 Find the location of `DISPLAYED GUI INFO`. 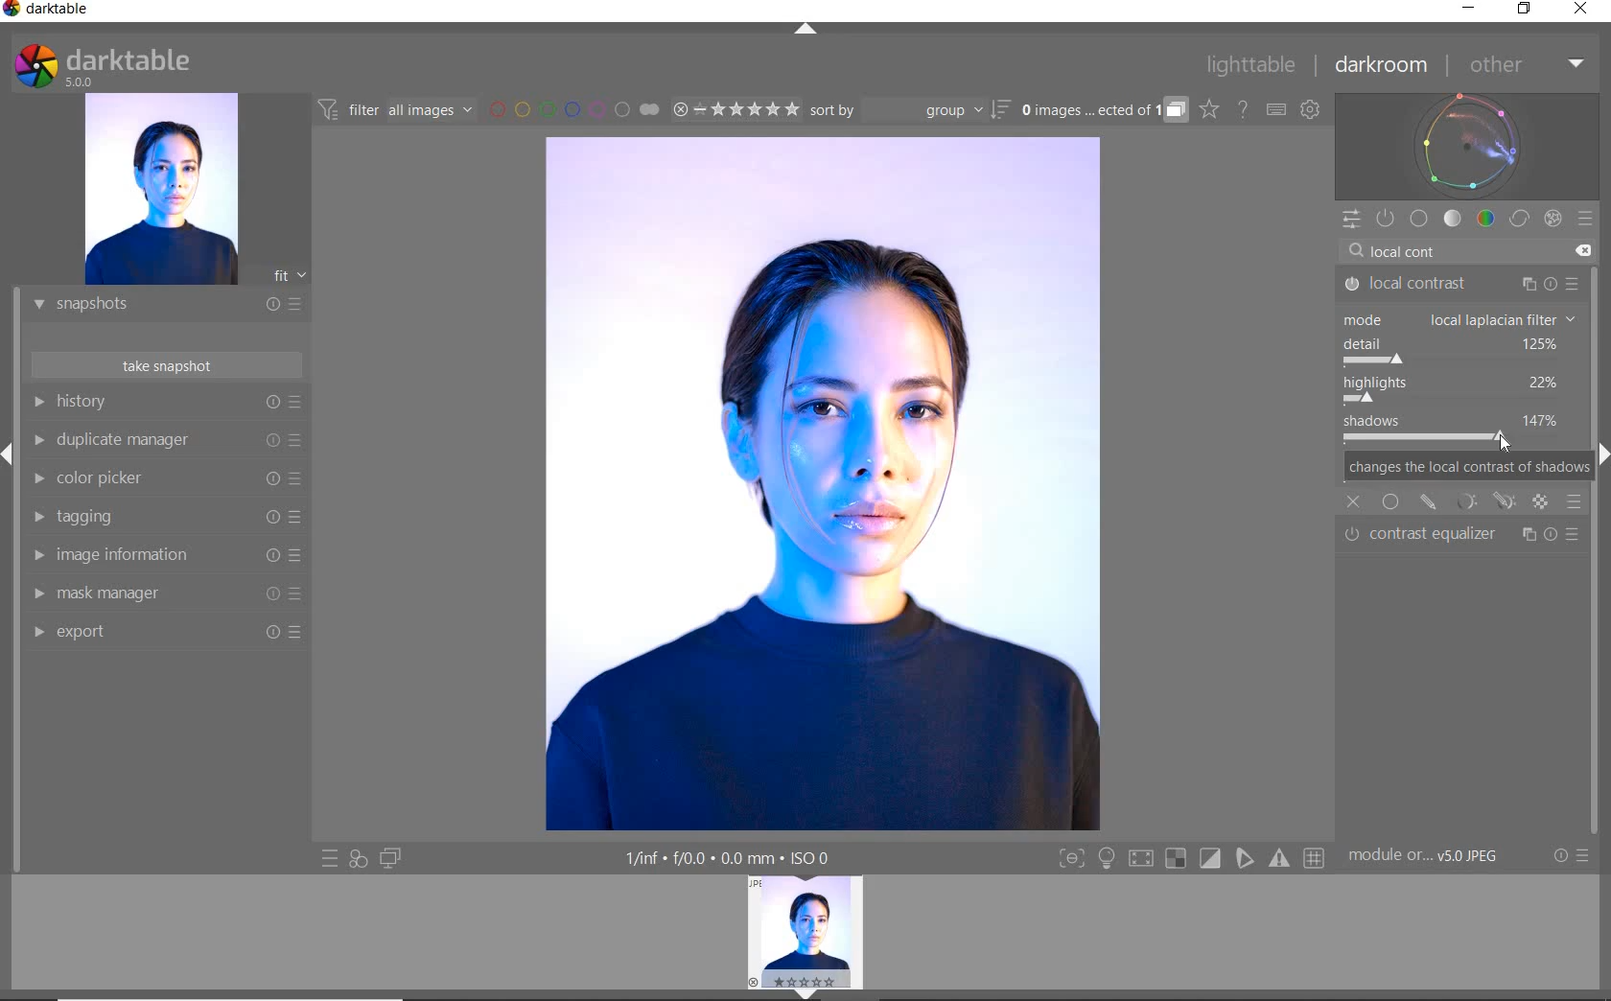

DISPLAYED GUI INFO is located at coordinates (724, 858).